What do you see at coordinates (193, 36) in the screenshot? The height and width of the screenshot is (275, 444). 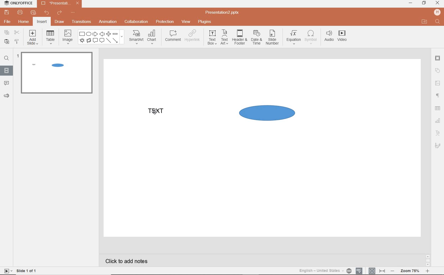 I see `hyperlink` at bounding box center [193, 36].